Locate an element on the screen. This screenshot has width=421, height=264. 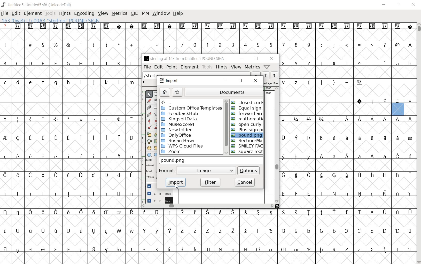
Symbol is located at coordinates (359, 174).